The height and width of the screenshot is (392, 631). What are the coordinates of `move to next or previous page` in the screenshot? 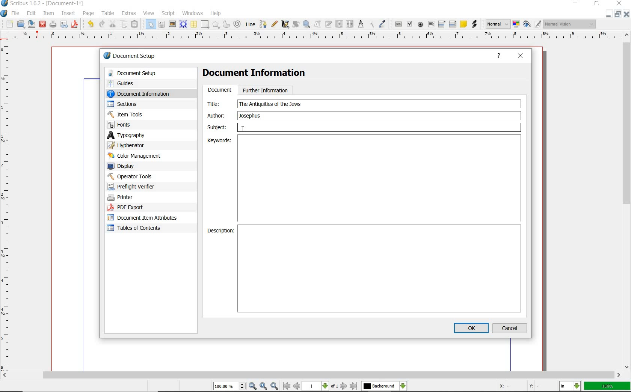 It's located at (321, 386).